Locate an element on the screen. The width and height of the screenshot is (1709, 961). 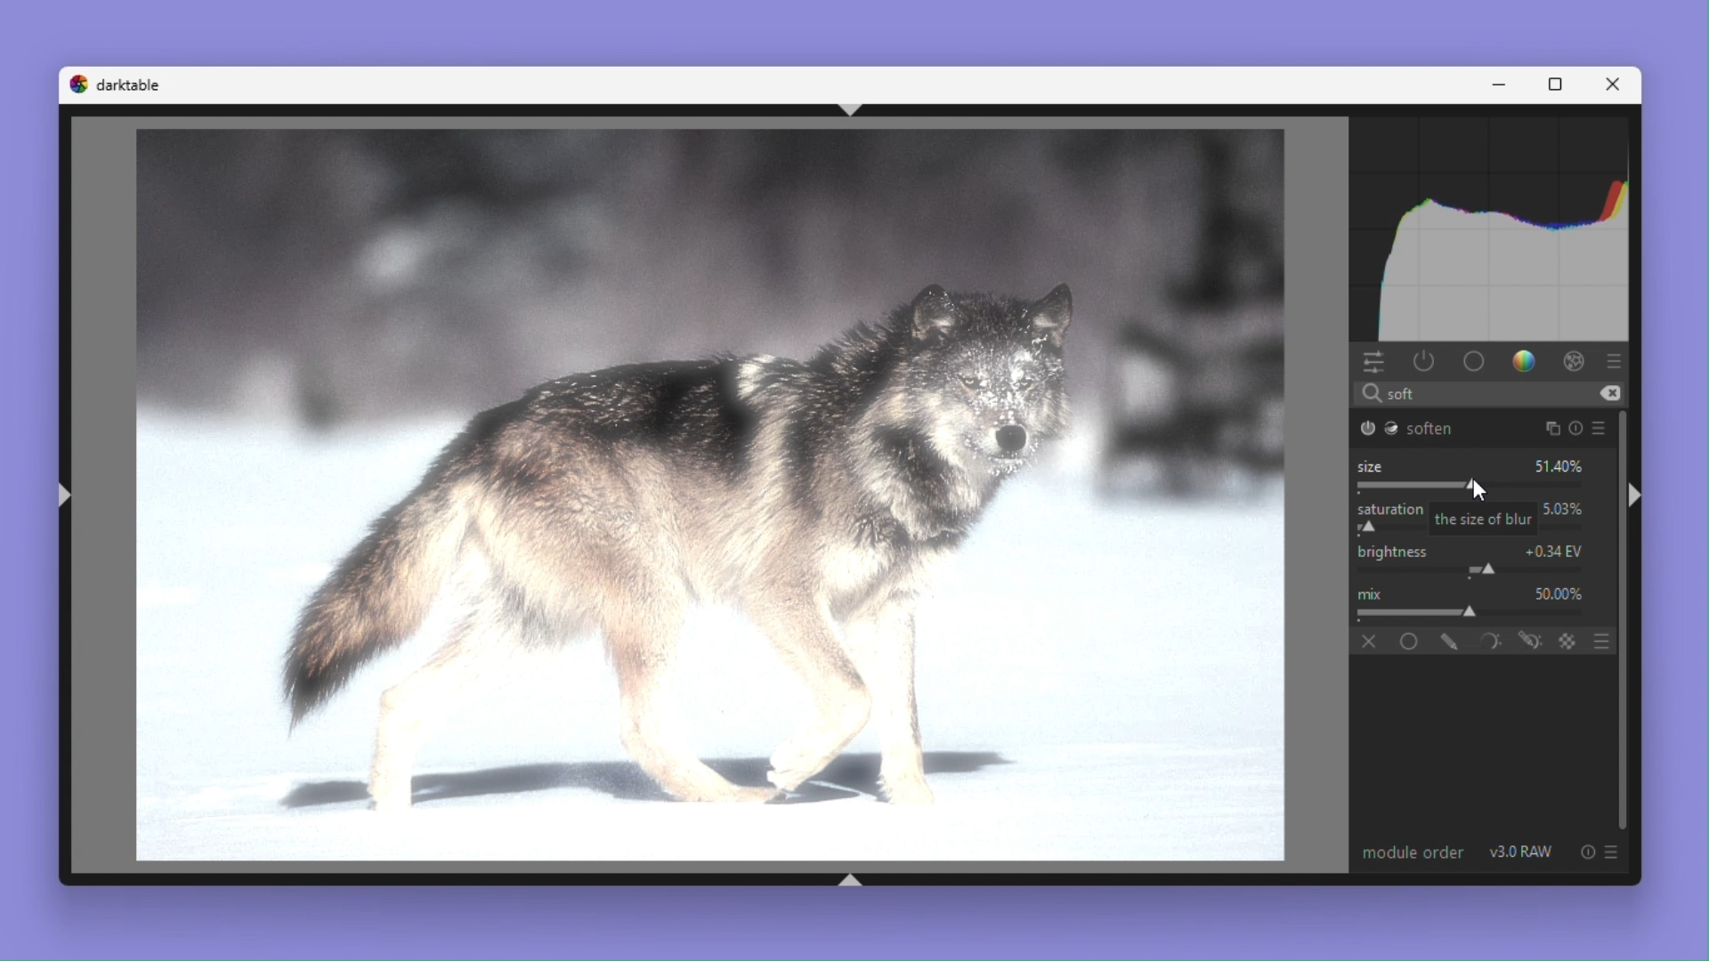
Parametric mask is located at coordinates (1487, 641).